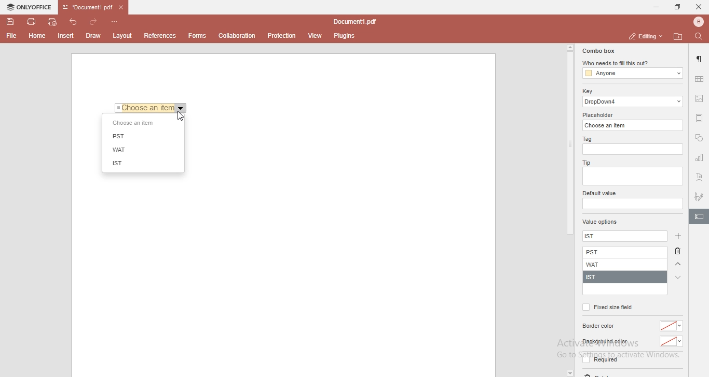  Describe the element at coordinates (197, 36) in the screenshot. I see `forms` at that location.